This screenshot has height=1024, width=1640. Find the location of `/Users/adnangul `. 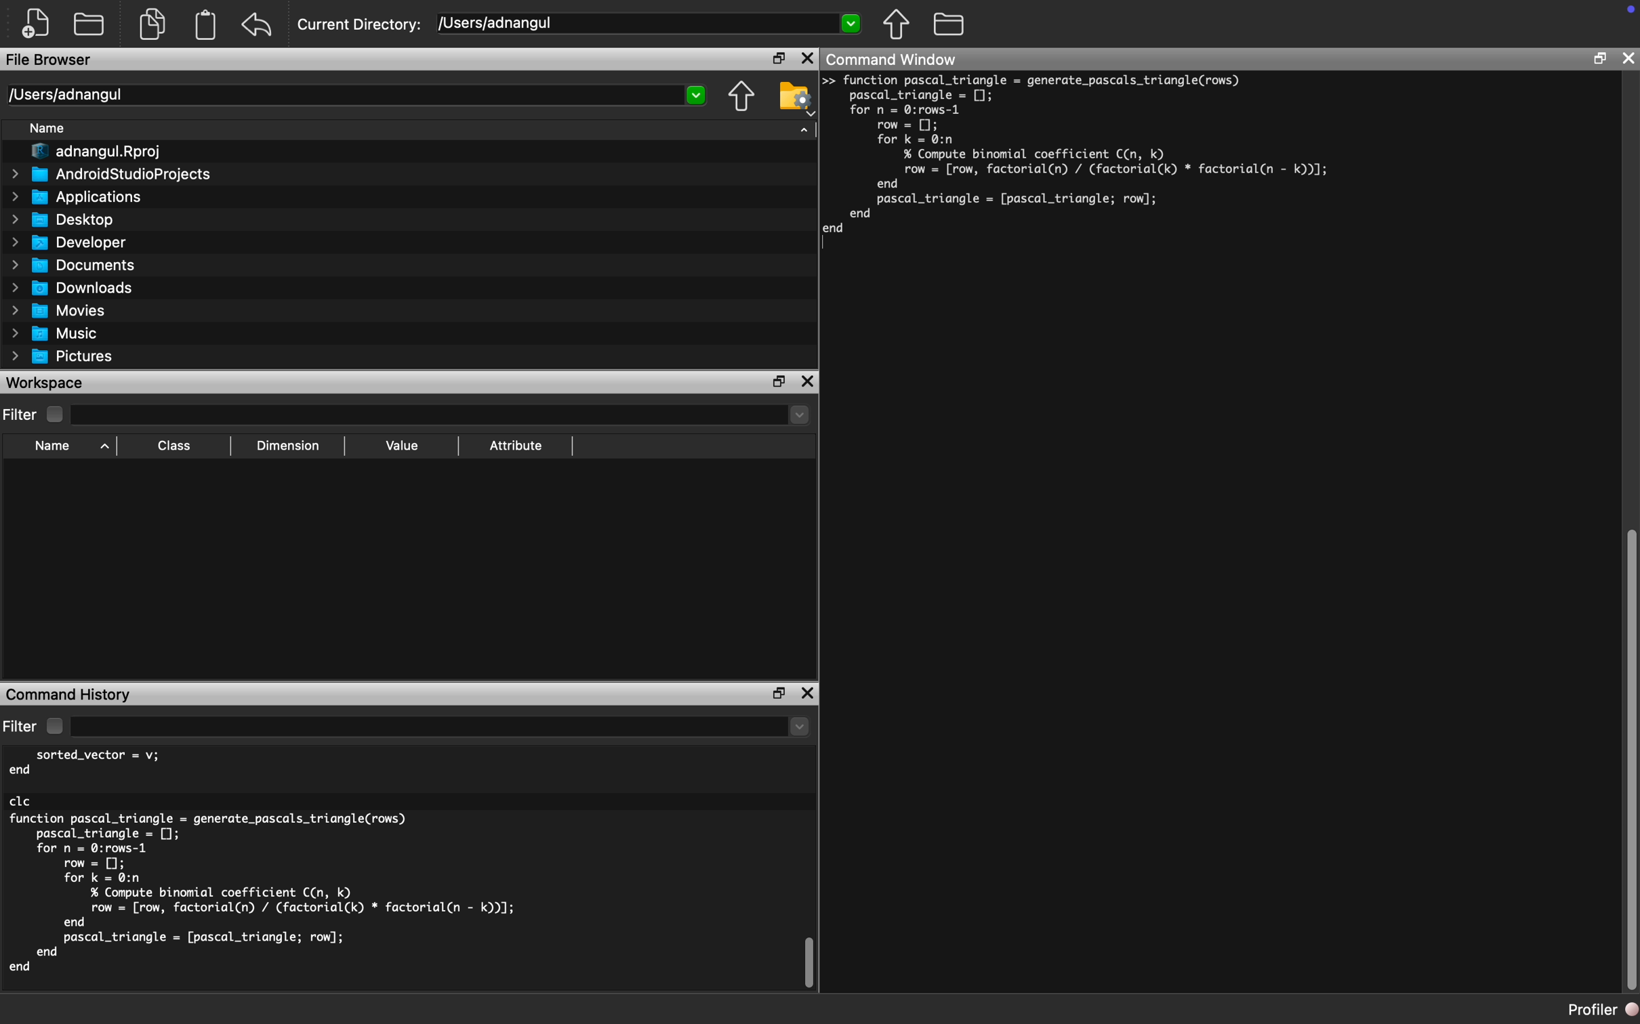

/Users/adnangul  is located at coordinates (354, 95).